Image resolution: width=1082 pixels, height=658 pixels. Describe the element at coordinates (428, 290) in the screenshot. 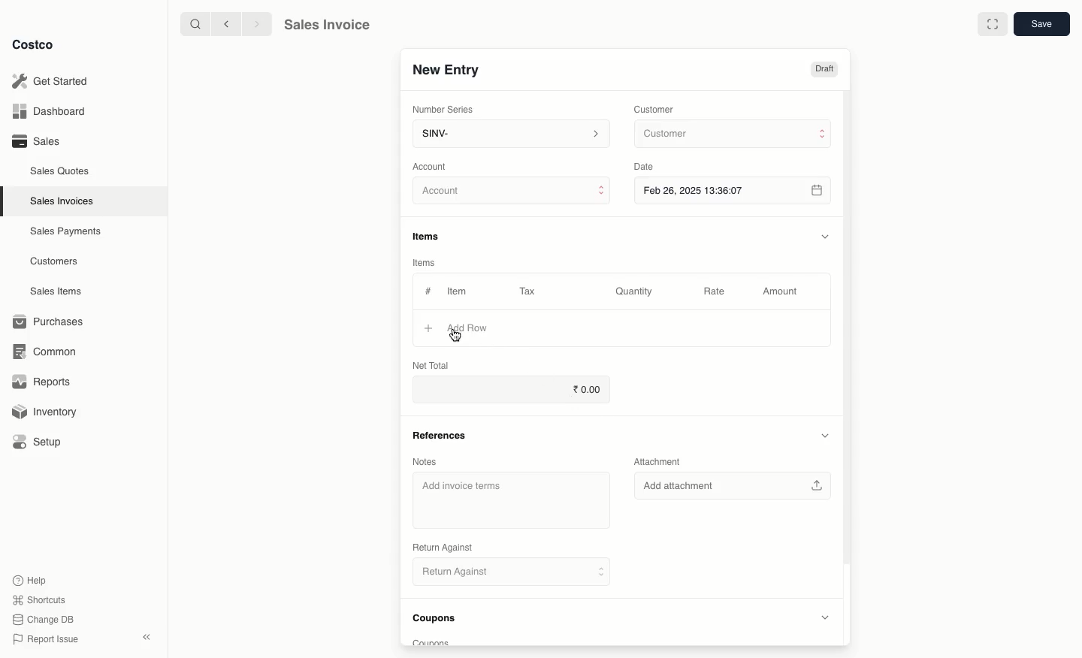

I see `#` at that location.